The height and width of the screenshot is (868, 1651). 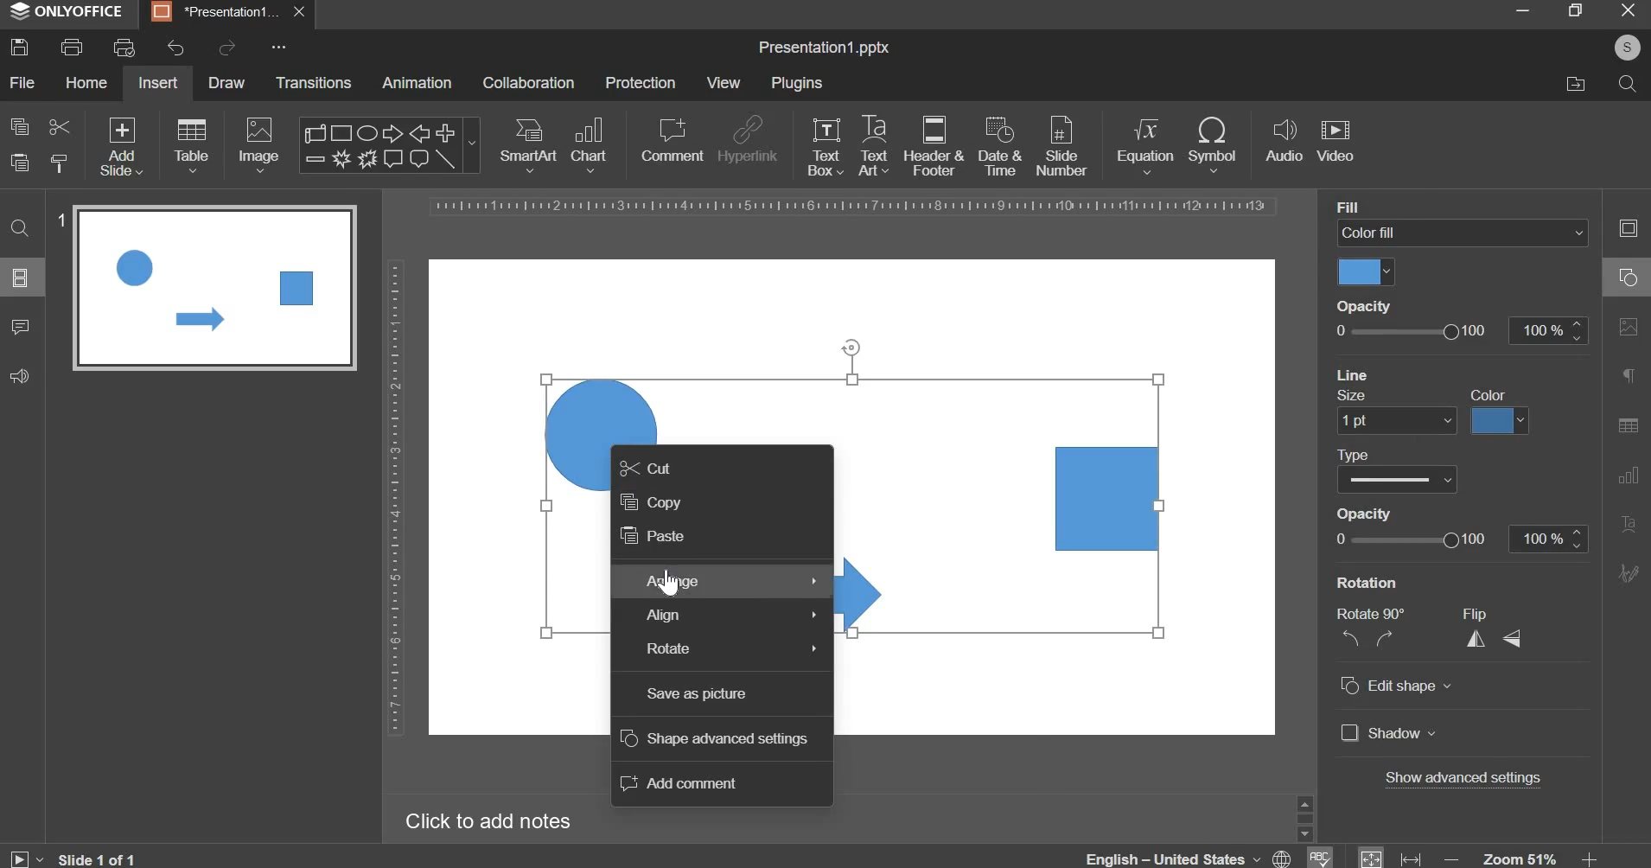 What do you see at coordinates (734, 616) in the screenshot?
I see `align` at bounding box center [734, 616].